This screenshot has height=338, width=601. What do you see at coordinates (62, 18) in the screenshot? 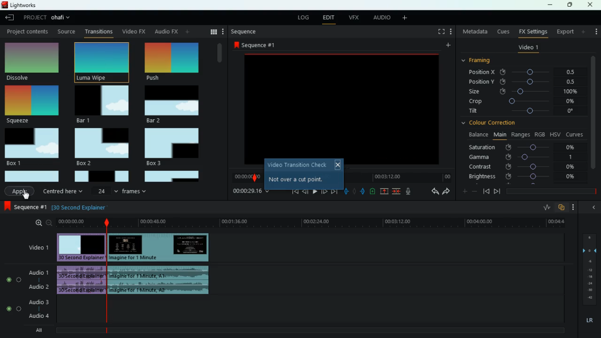
I see `project name` at bounding box center [62, 18].